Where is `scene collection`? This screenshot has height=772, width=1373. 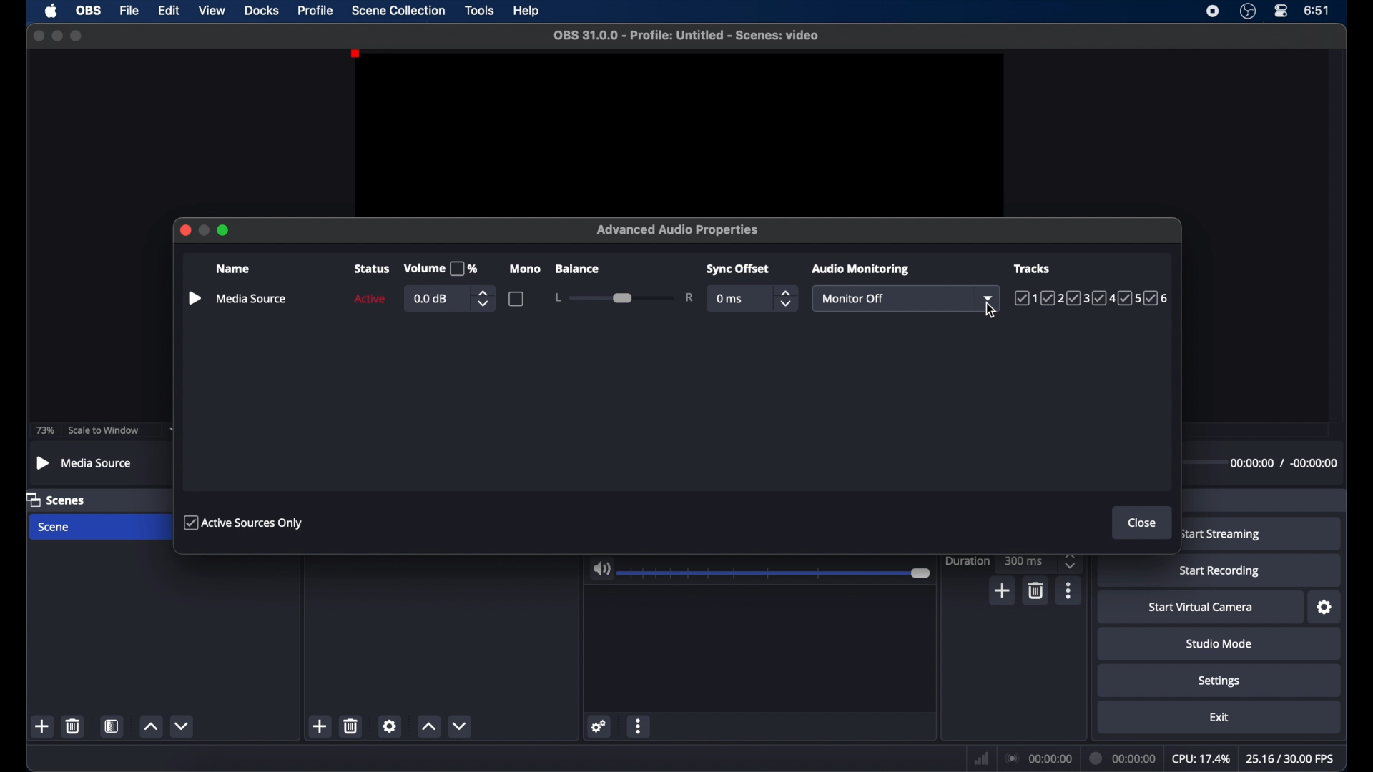
scene collection is located at coordinates (398, 11).